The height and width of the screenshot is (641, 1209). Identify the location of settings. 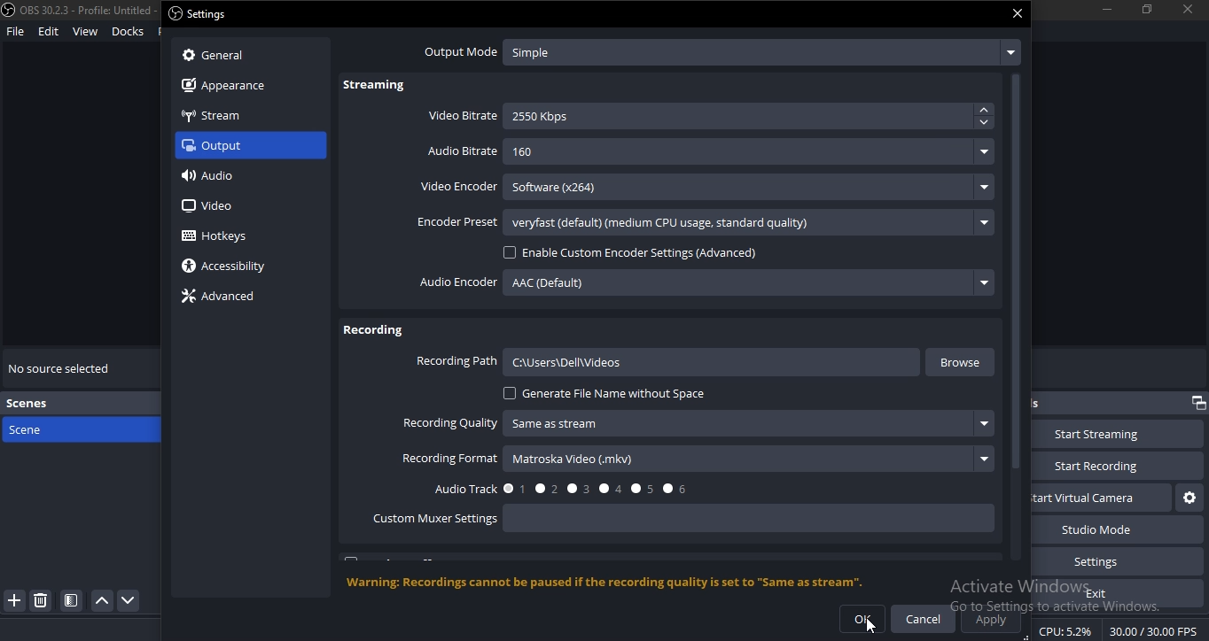
(1110, 560).